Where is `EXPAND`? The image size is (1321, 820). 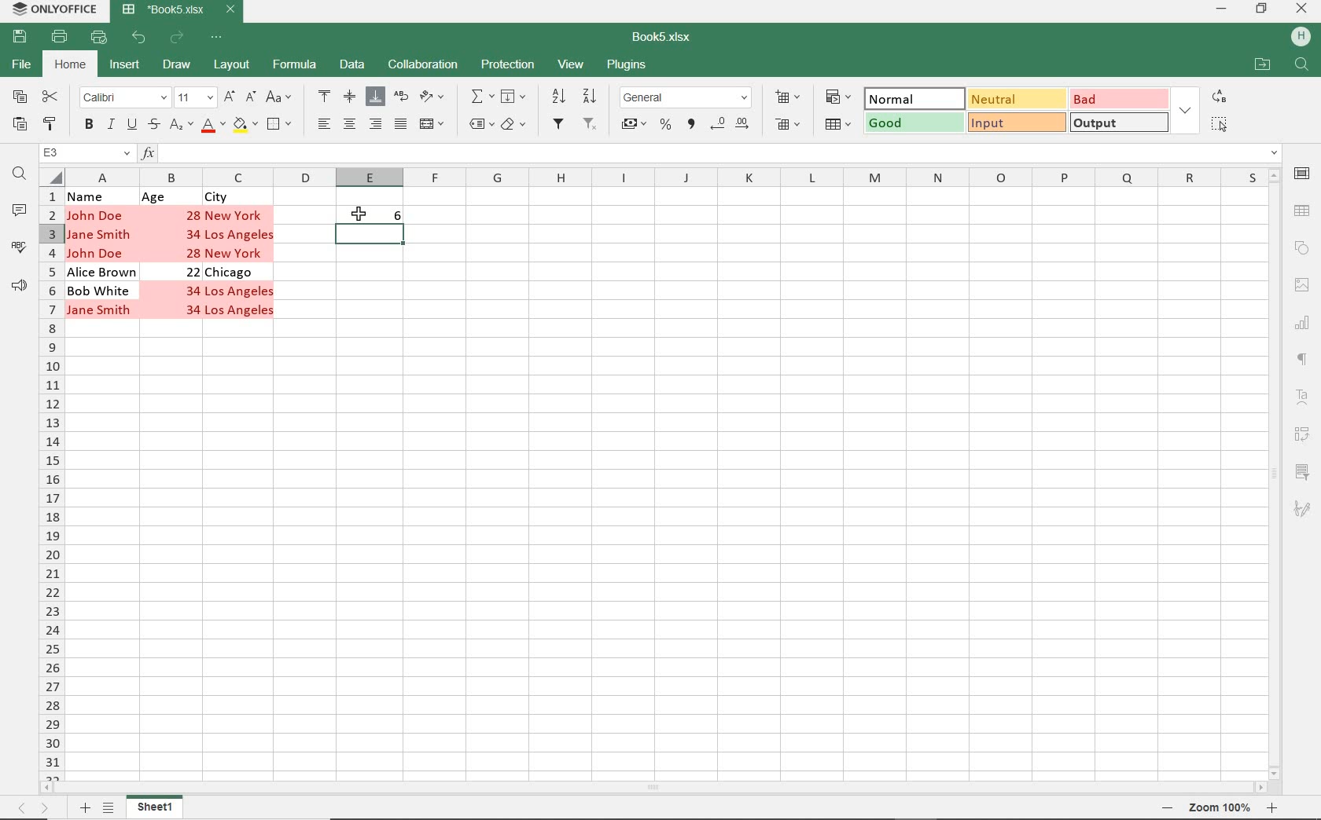
EXPAND is located at coordinates (1187, 110).